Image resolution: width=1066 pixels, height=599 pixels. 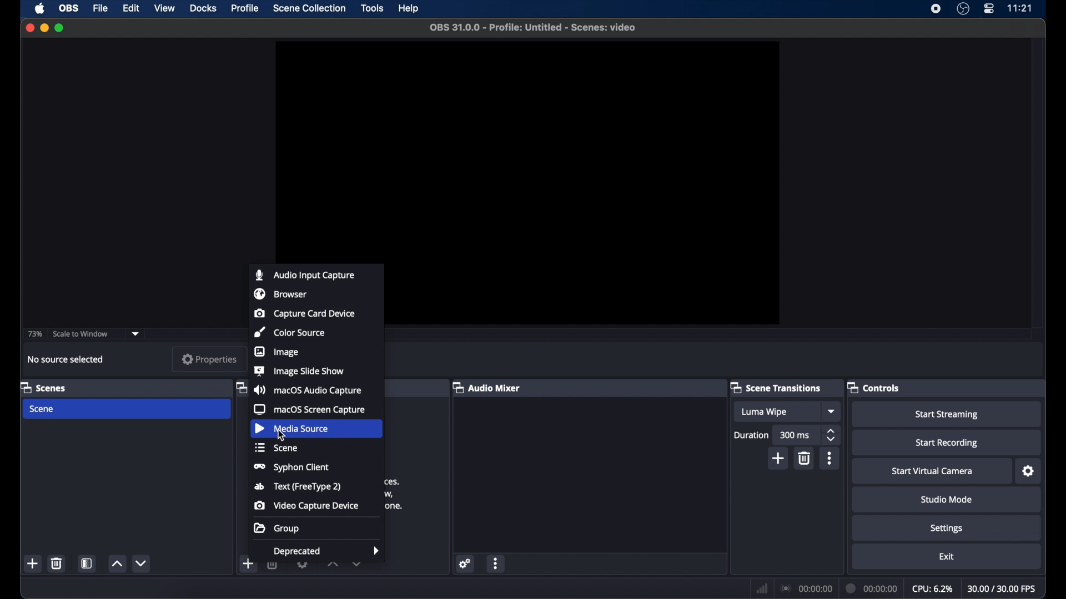 I want to click on color source, so click(x=289, y=331).